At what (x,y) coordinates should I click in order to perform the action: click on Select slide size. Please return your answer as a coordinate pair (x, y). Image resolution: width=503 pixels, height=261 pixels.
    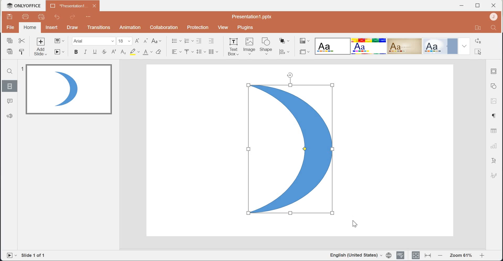
    Looking at the image, I should click on (304, 52).